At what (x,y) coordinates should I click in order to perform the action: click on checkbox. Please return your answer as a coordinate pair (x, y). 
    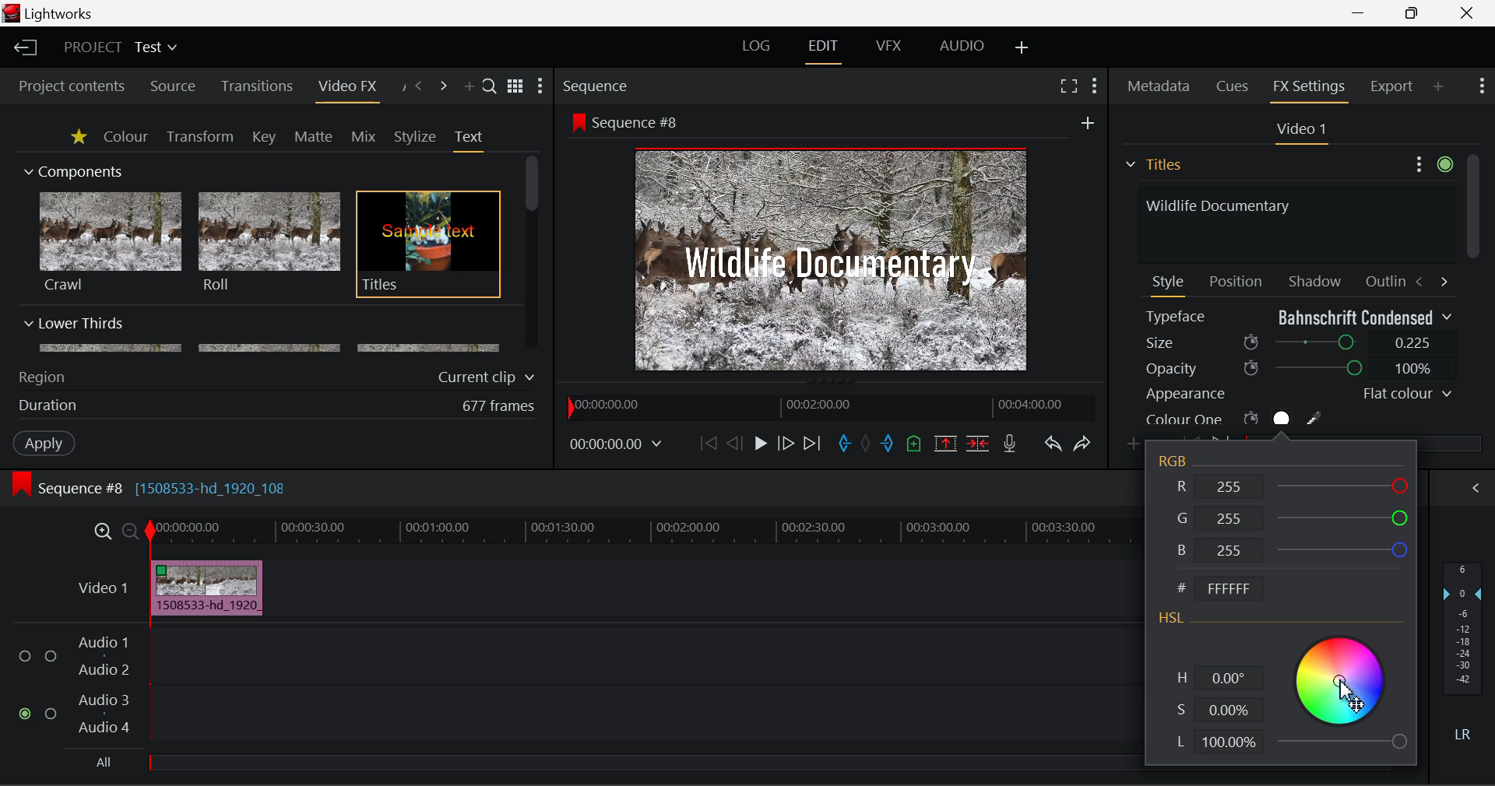
    Looking at the image, I should click on (54, 714).